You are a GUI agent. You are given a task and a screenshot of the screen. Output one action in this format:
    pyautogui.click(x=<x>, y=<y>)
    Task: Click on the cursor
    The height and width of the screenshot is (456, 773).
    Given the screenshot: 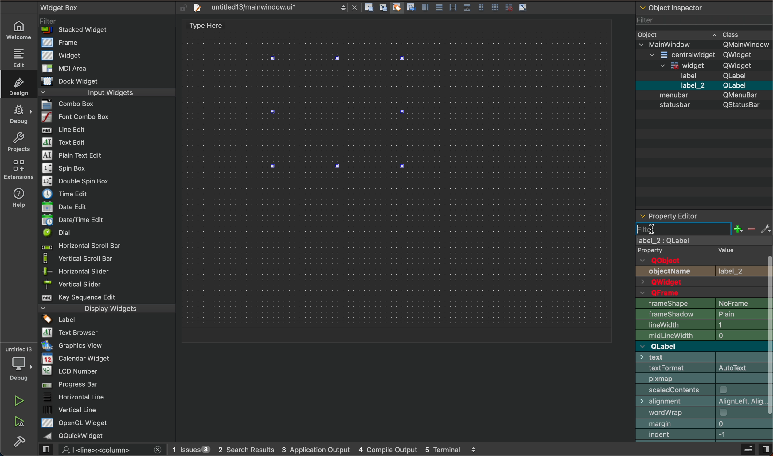 What is the action you would take?
    pyautogui.click(x=655, y=229)
    